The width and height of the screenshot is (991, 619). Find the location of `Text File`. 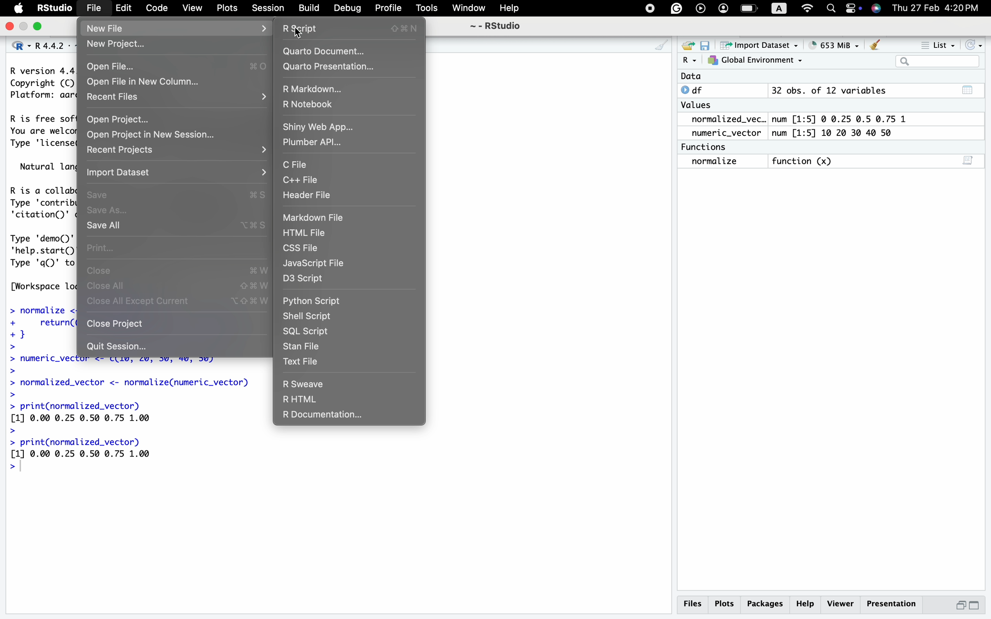

Text File is located at coordinates (302, 363).